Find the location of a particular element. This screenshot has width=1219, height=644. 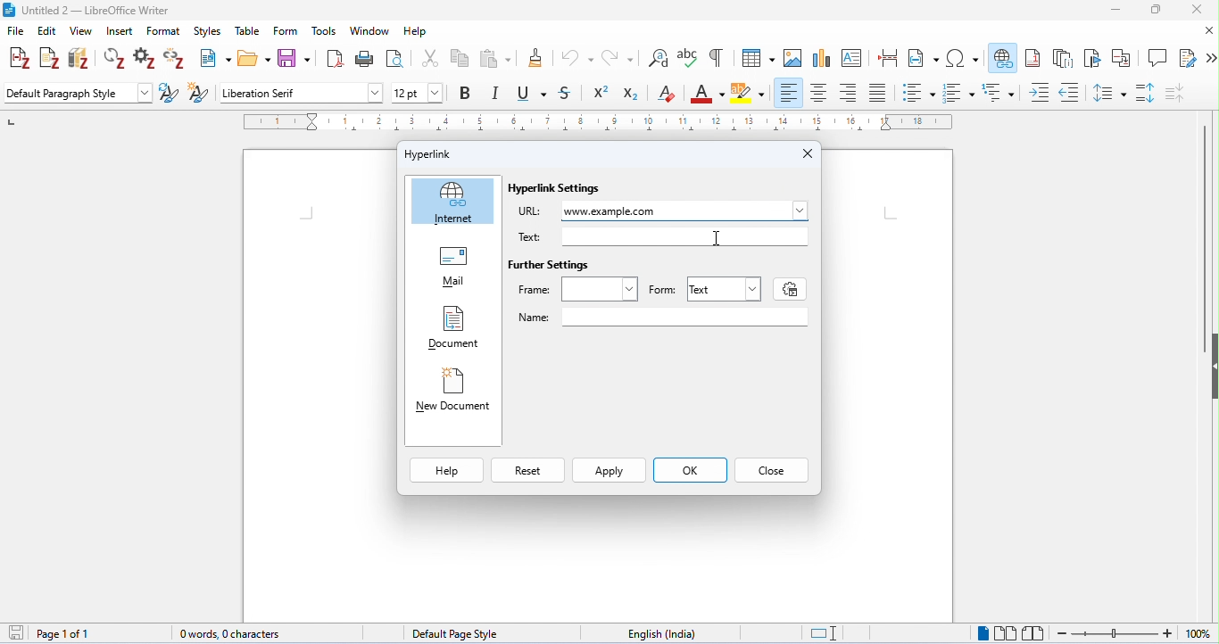

cut is located at coordinates (430, 57).